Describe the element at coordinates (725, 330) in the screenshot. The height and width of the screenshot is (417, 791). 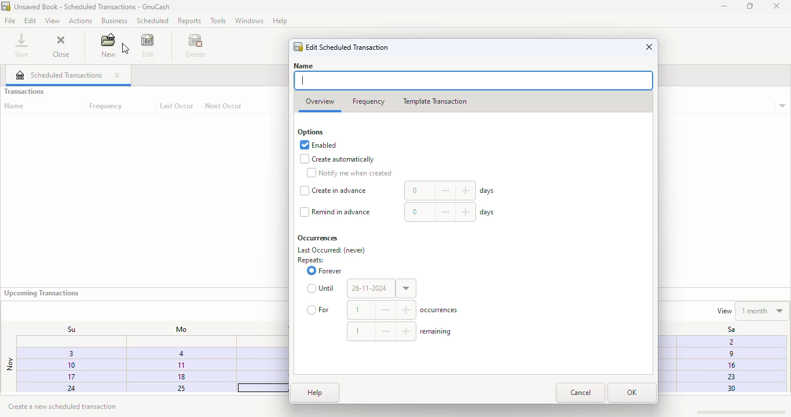
I see `Sa` at that location.